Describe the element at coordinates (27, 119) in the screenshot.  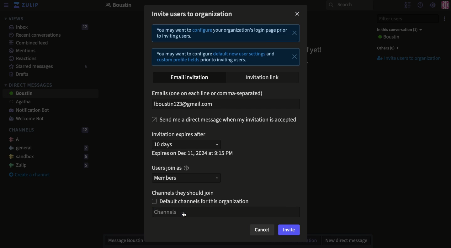
I see `Welcome bot` at that location.